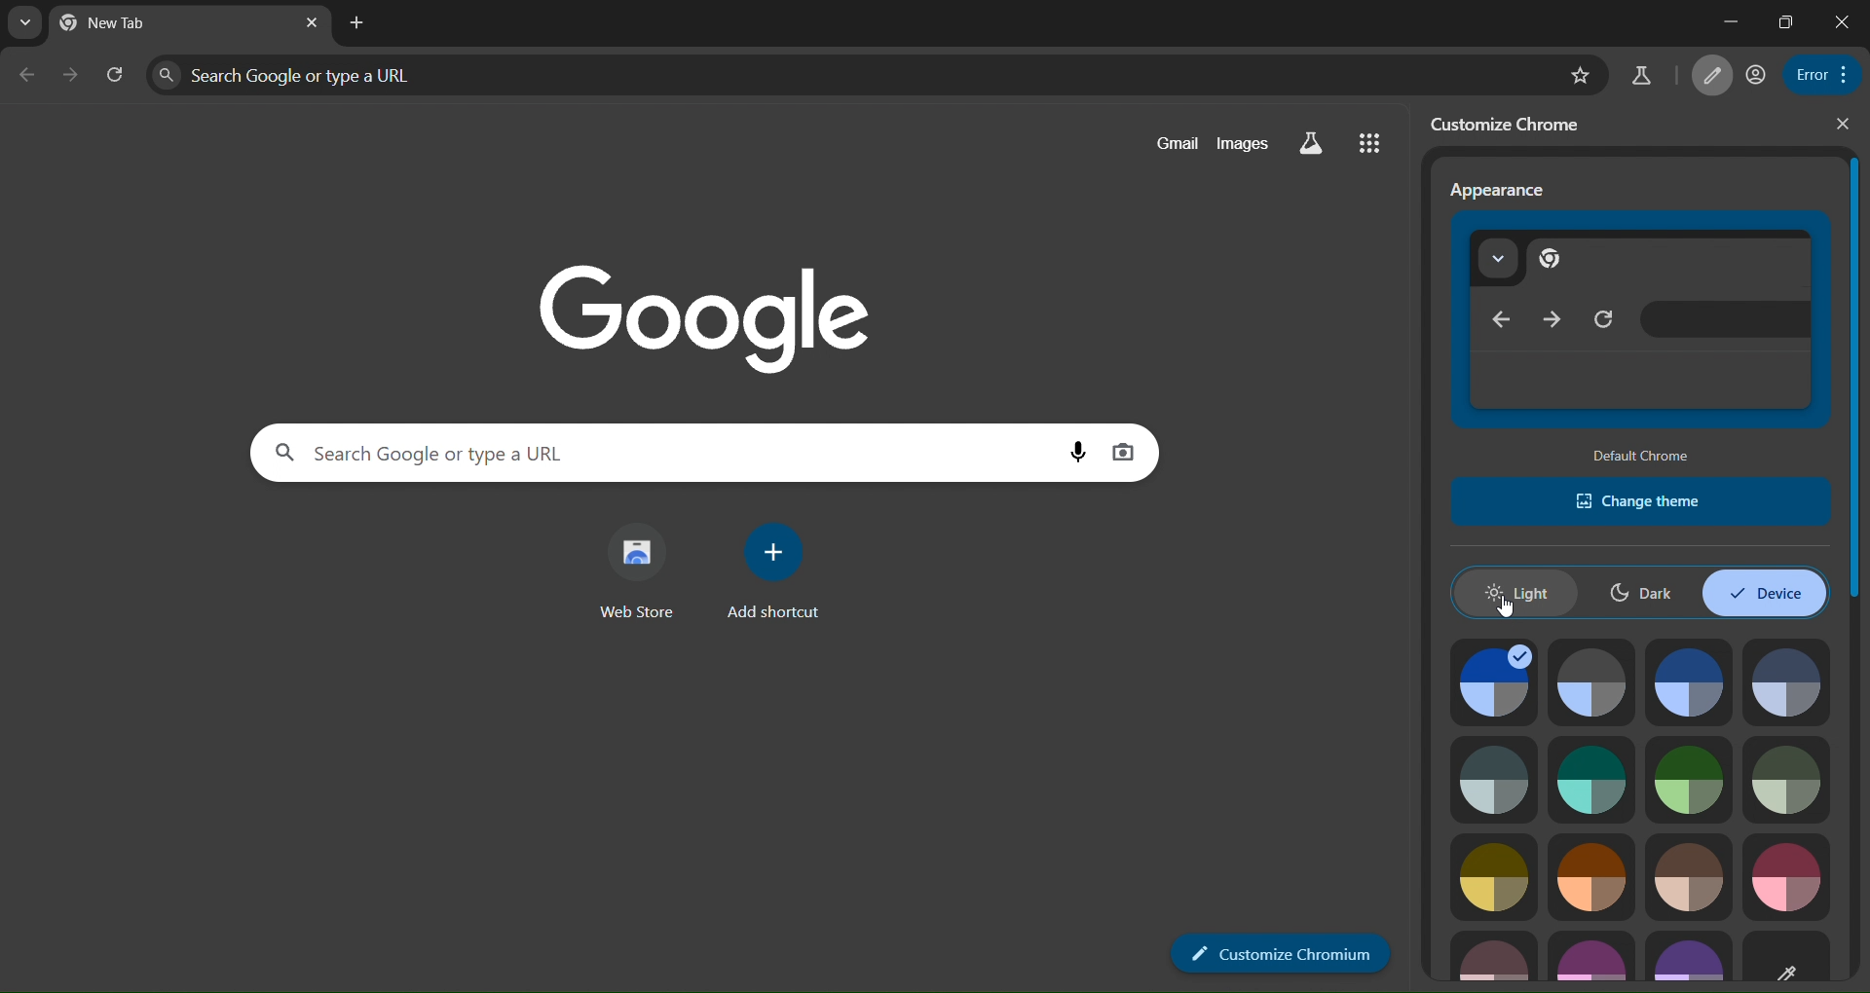 The width and height of the screenshot is (1870, 993). Describe the element at coordinates (1854, 378) in the screenshot. I see `scrollbar` at that location.